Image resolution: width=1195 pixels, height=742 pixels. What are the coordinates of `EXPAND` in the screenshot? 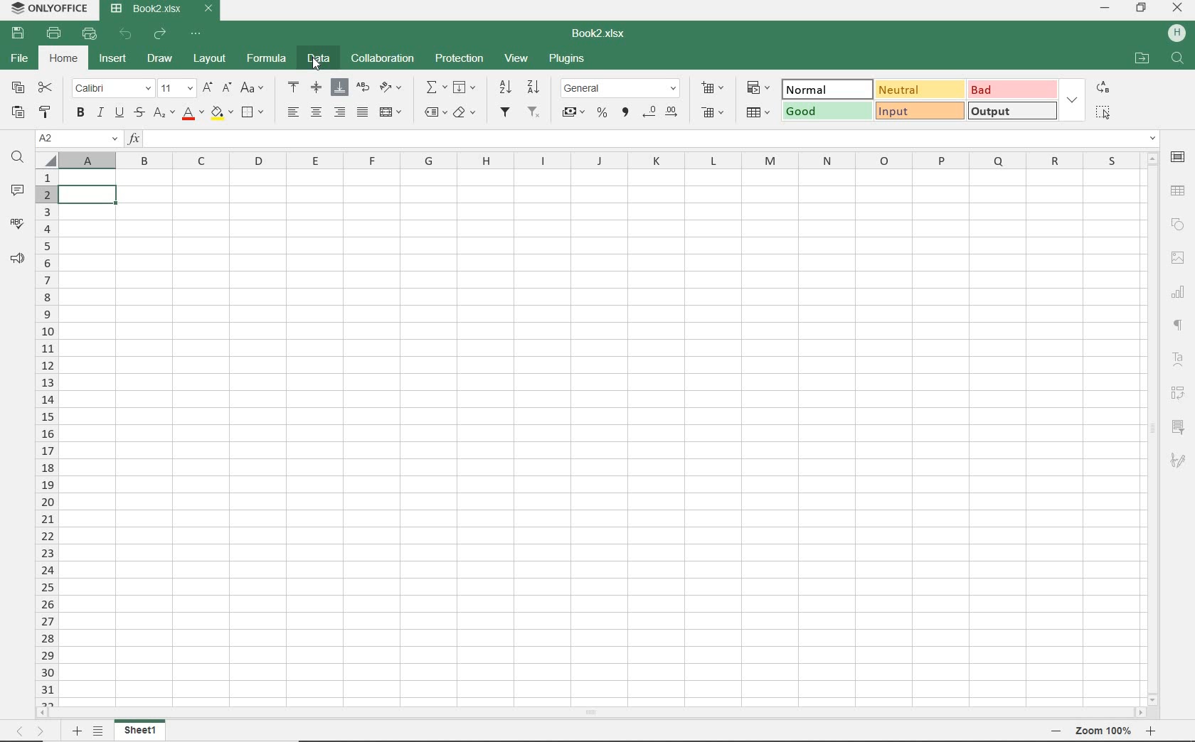 It's located at (1073, 99).